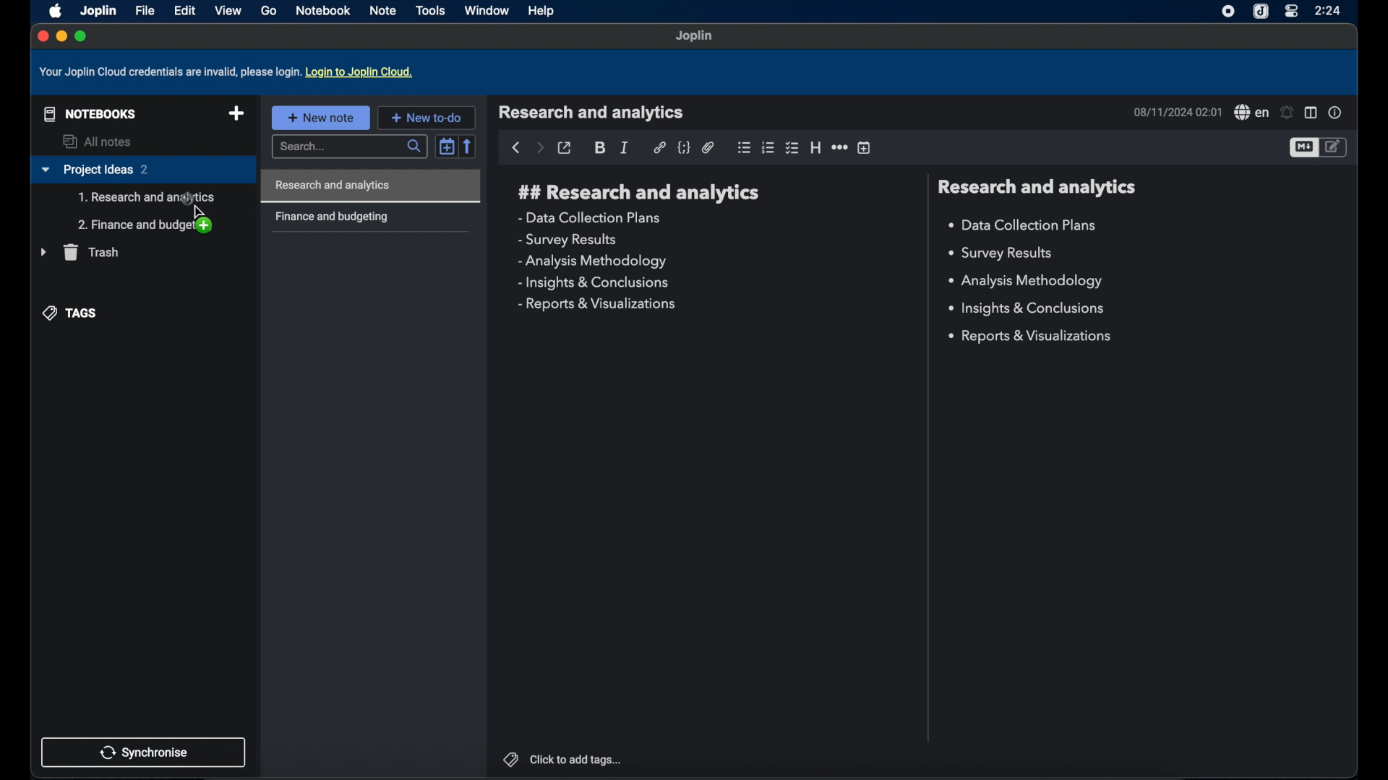 This screenshot has width=1388, height=780. I want to click on data collection plans, so click(1024, 225).